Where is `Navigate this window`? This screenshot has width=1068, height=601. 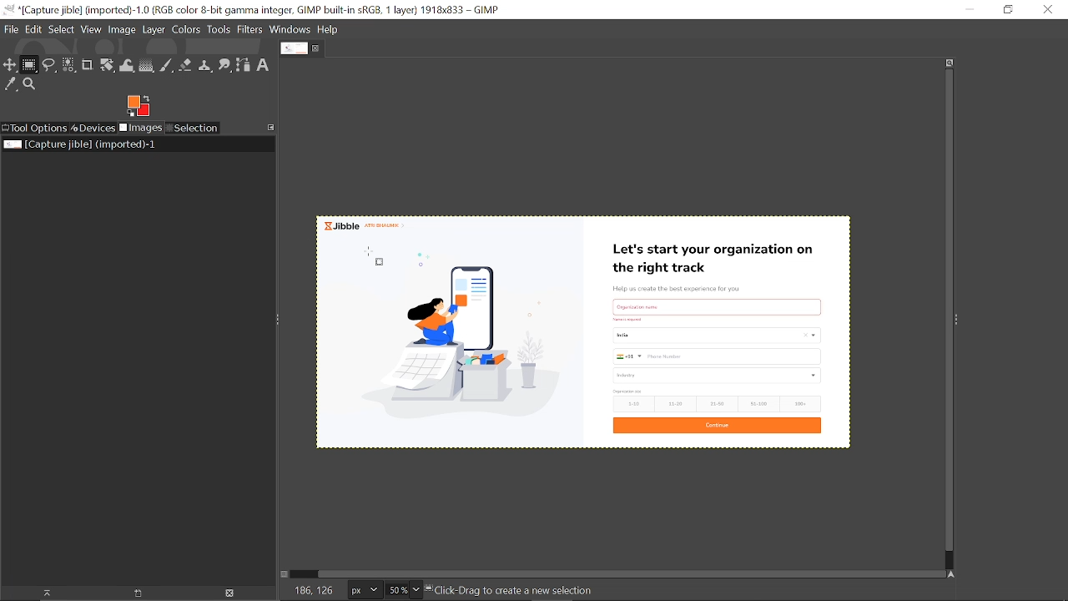
Navigate this window is located at coordinates (950, 573).